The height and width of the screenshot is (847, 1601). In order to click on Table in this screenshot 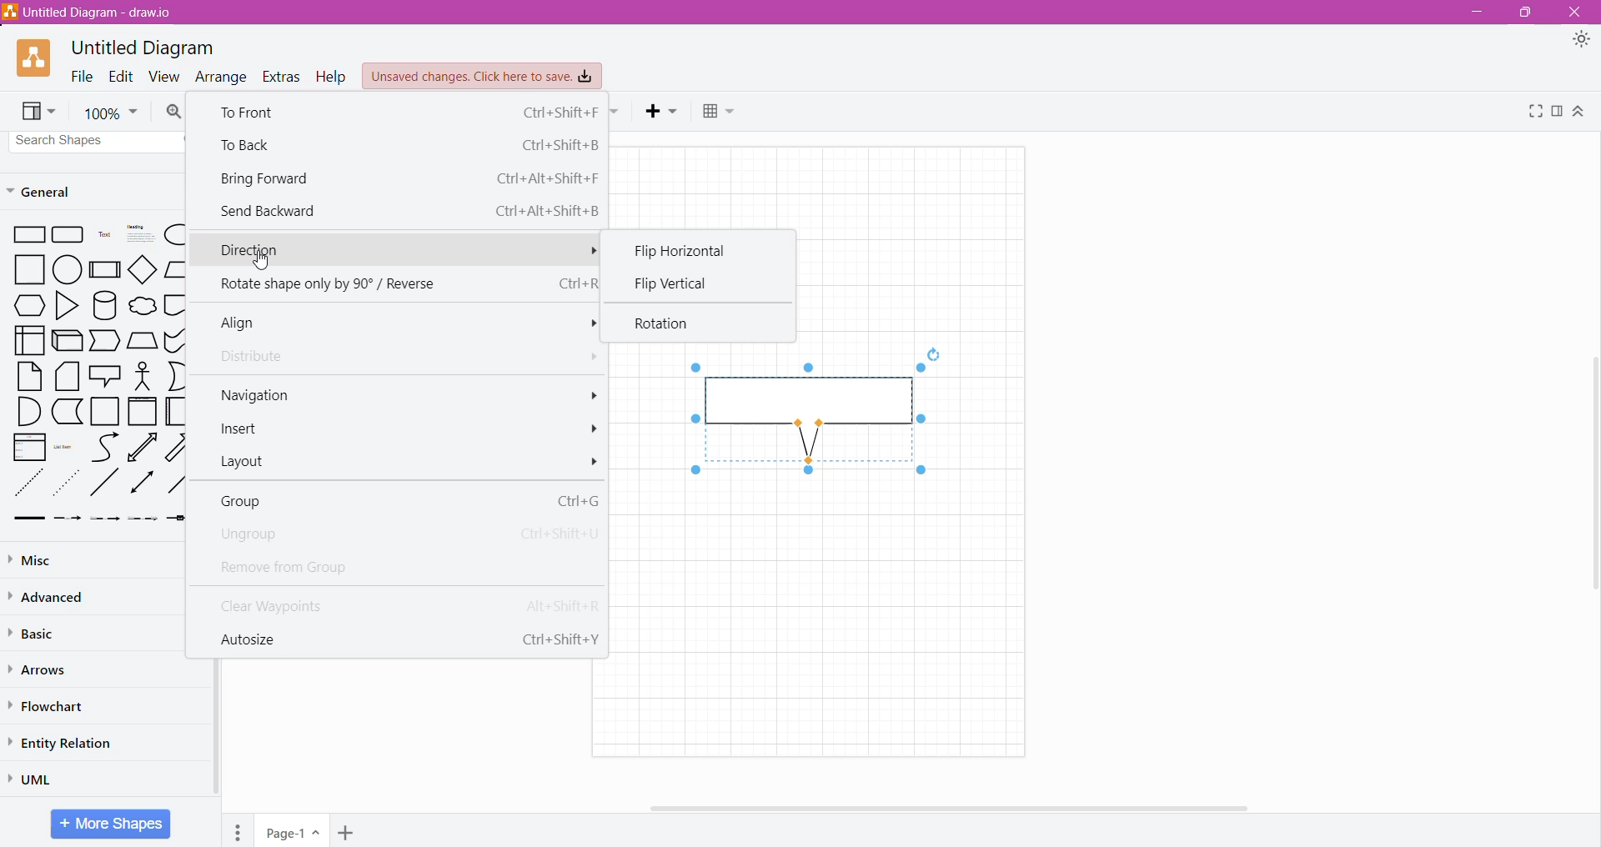, I will do `click(721, 113)`.